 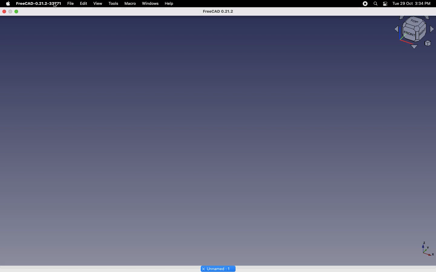 What do you see at coordinates (113, 3) in the screenshot?
I see `tools` at bounding box center [113, 3].